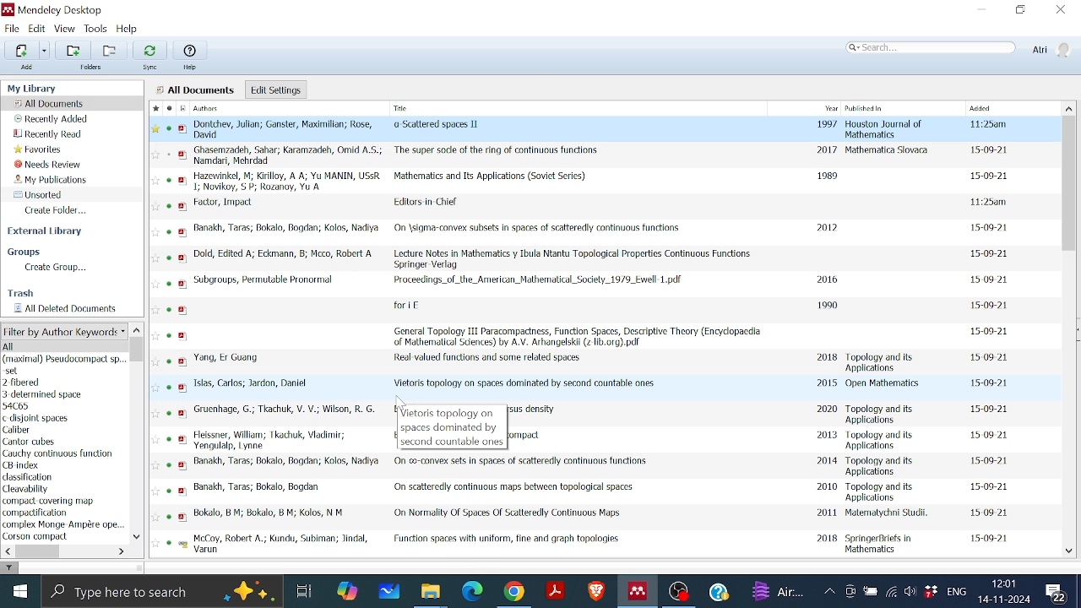 The image size is (1081, 608). What do you see at coordinates (521, 461) in the screenshot?
I see `Title` at bounding box center [521, 461].